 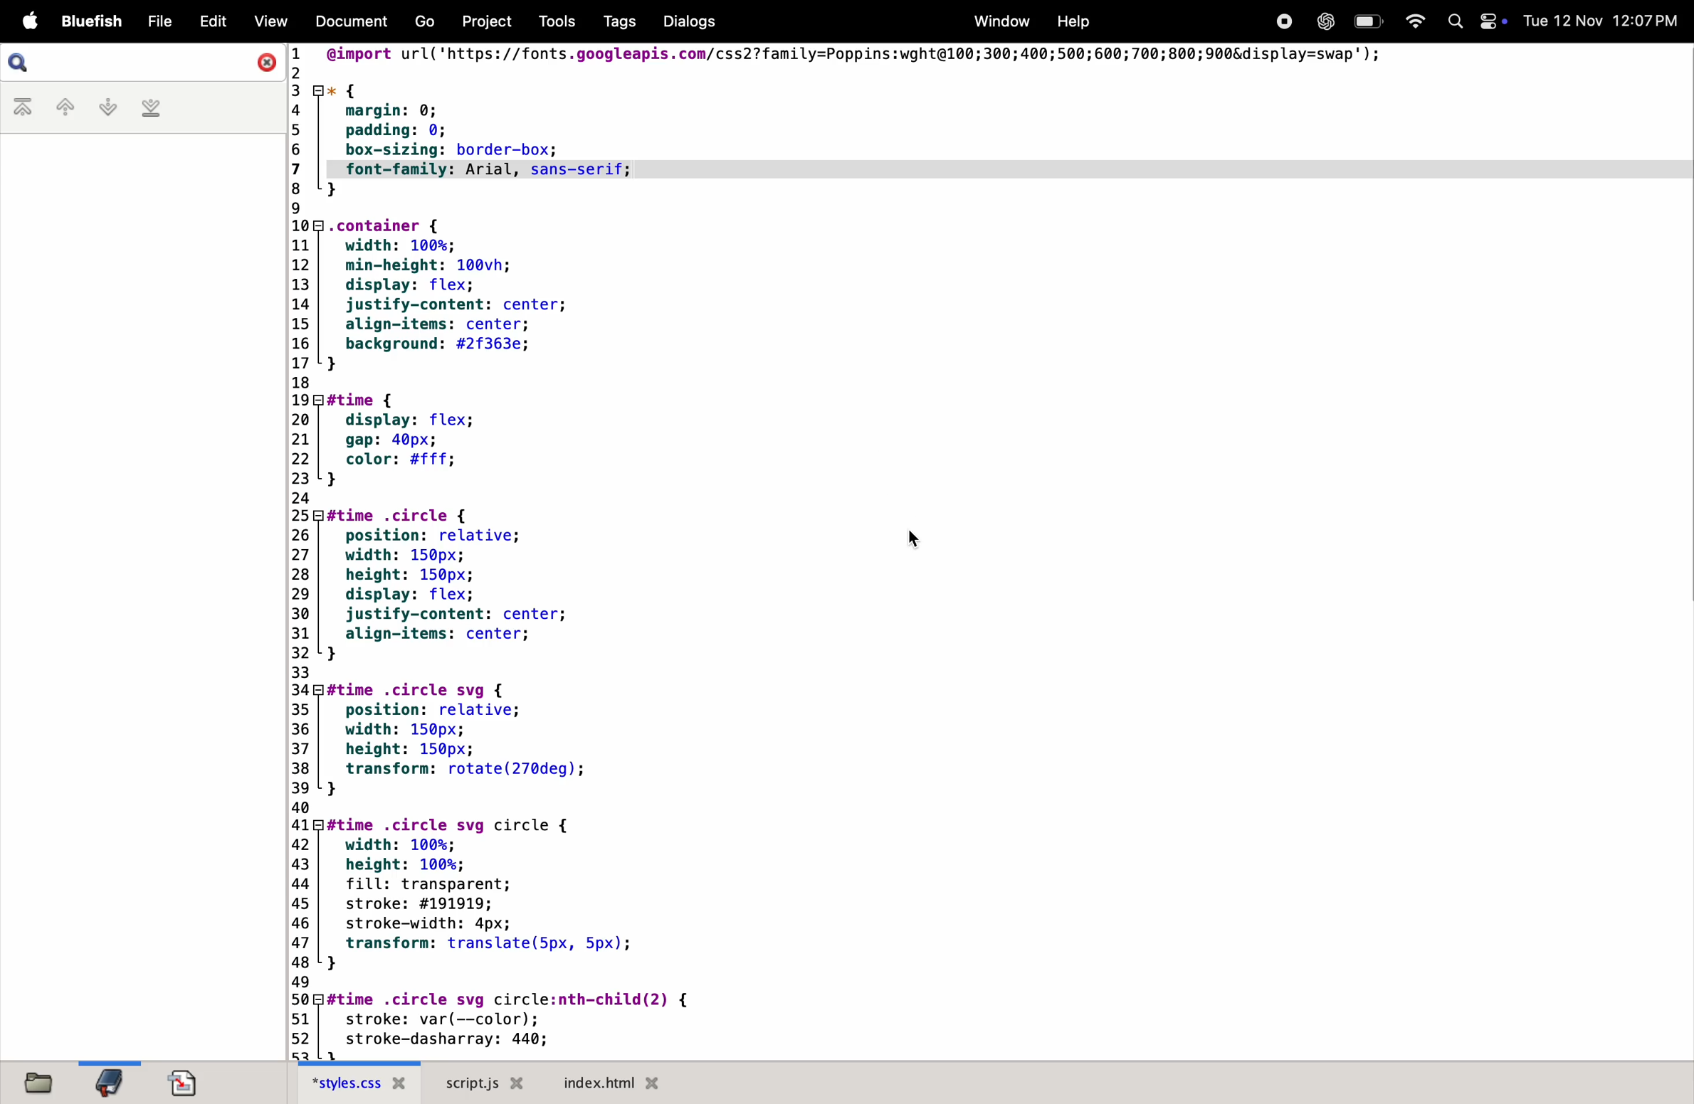 I want to click on battery, so click(x=1367, y=21).